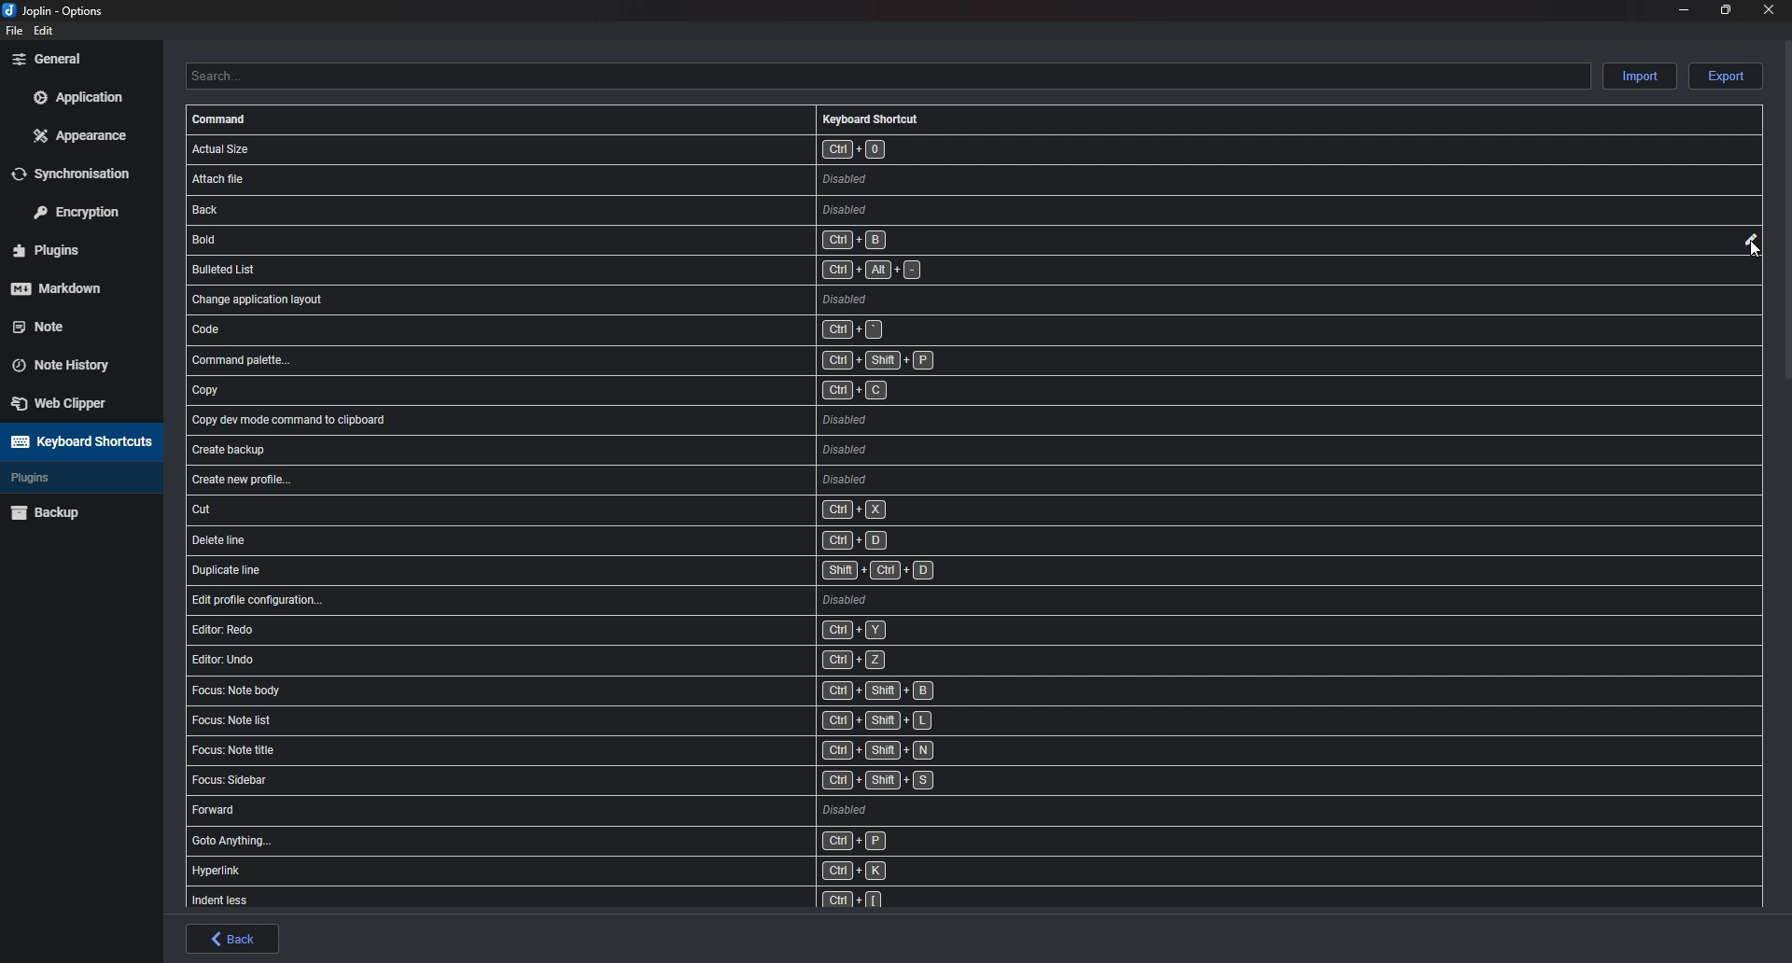  What do you see at coordinates (635, 540) in the screenshot?
I see `shortcut` at bounding box center [635, 540].